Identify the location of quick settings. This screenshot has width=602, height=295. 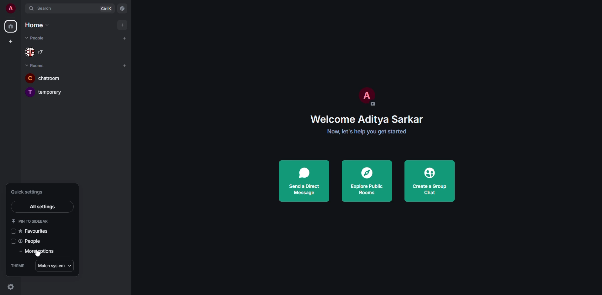
(29, 192).